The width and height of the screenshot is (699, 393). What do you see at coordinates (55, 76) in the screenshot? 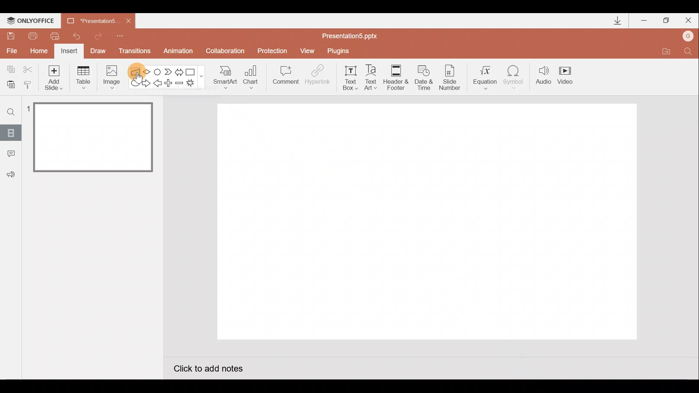
I see `Add slide` at bounding box center [55, 76].